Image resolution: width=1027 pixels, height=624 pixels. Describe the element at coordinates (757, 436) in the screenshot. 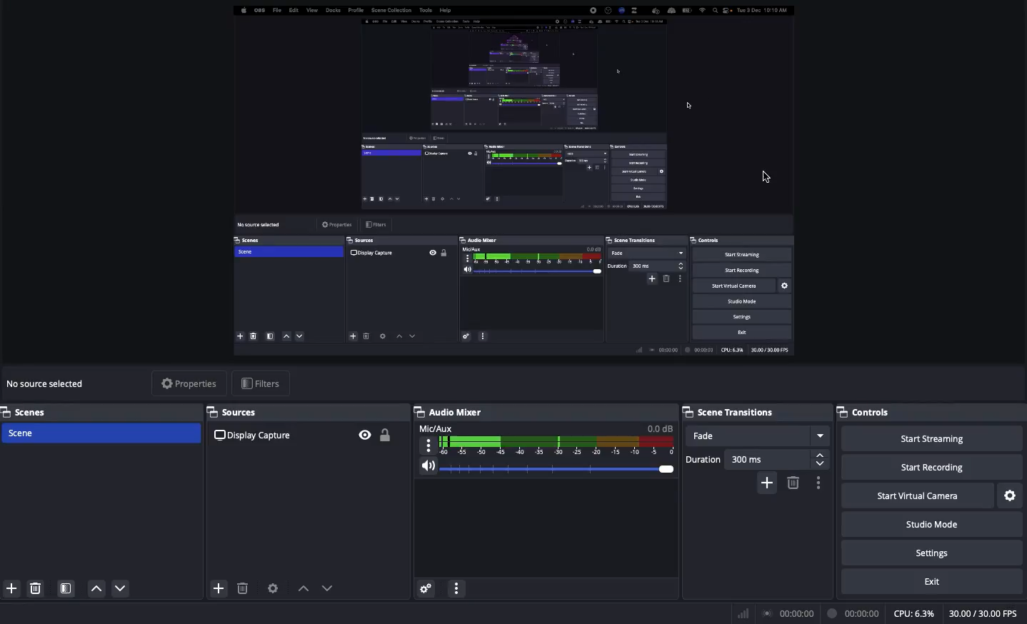

I see `Fade` at that location.